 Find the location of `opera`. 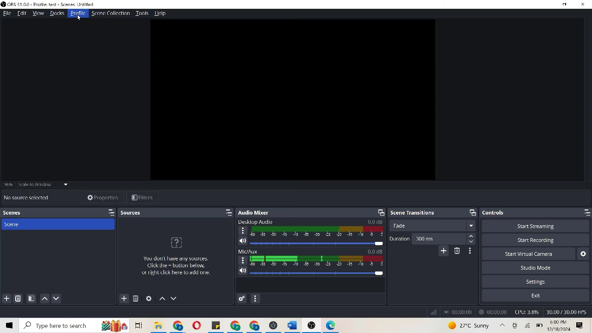

opera is located at coordinates (199, 326).